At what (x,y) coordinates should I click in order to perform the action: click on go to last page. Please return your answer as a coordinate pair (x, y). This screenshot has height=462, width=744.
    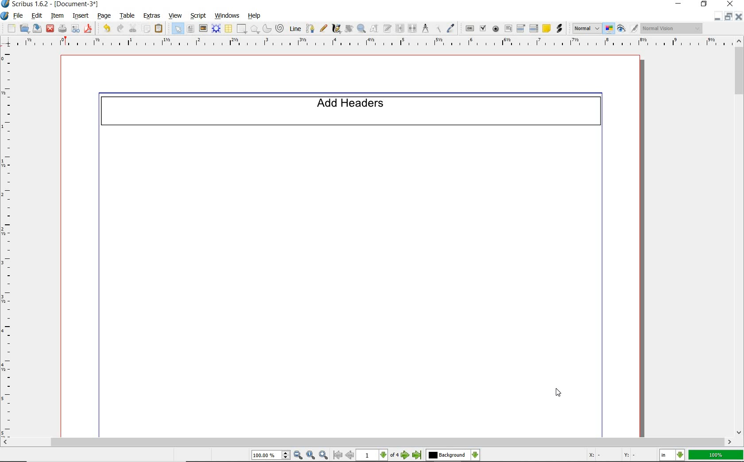
    Looking at the image, I should click on (417, 455).